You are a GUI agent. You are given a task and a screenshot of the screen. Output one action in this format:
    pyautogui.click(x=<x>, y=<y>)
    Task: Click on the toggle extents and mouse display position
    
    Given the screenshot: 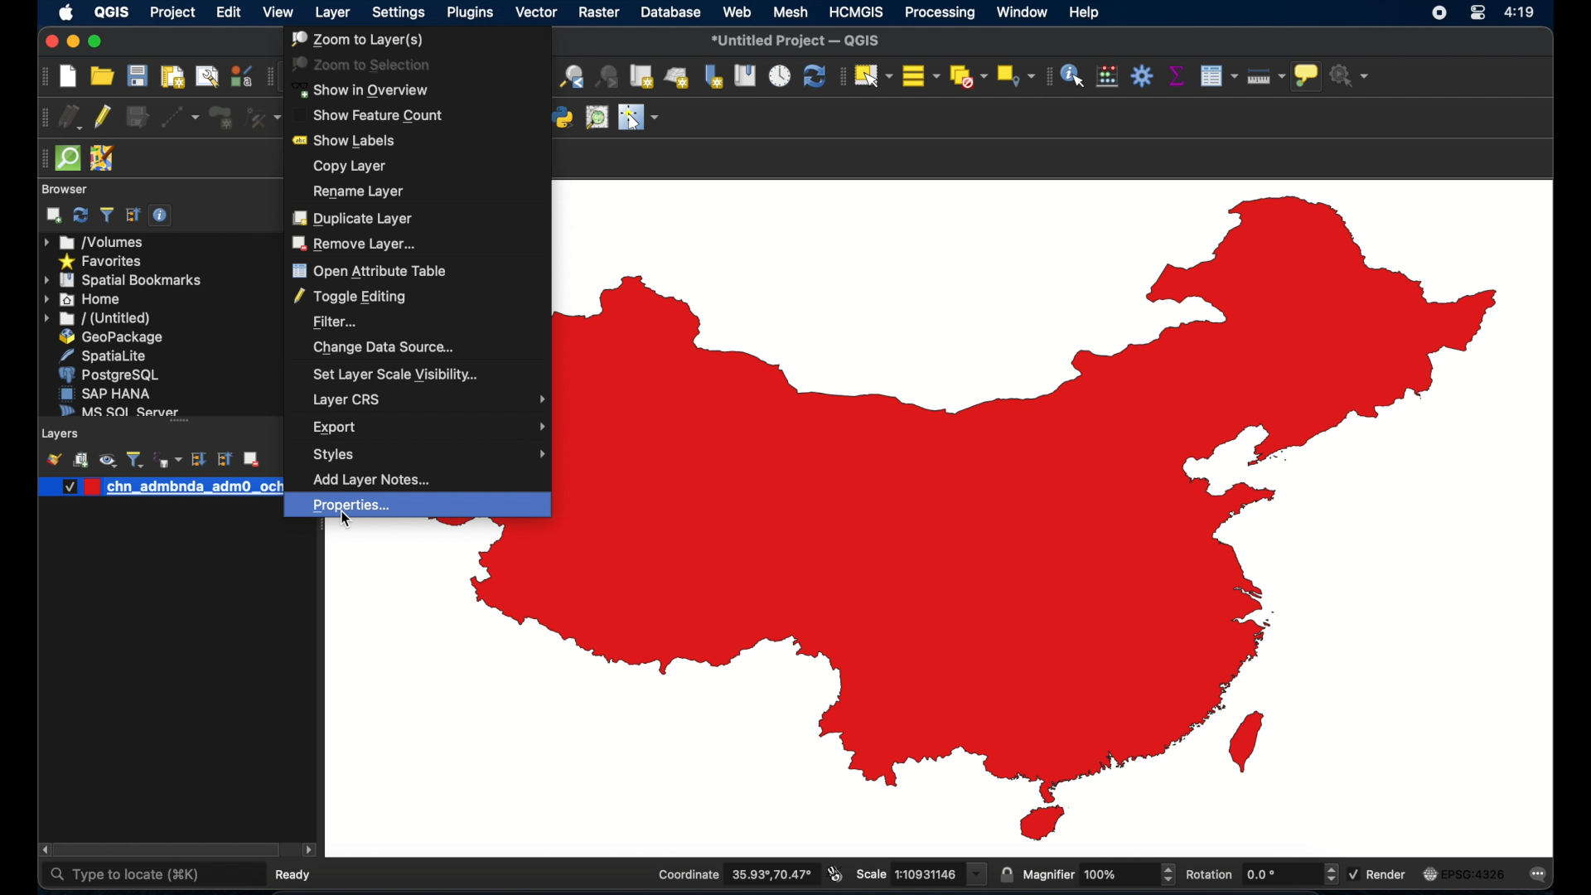 What is the action you would take?
    pyautogui.click(x=834, y=874)
    